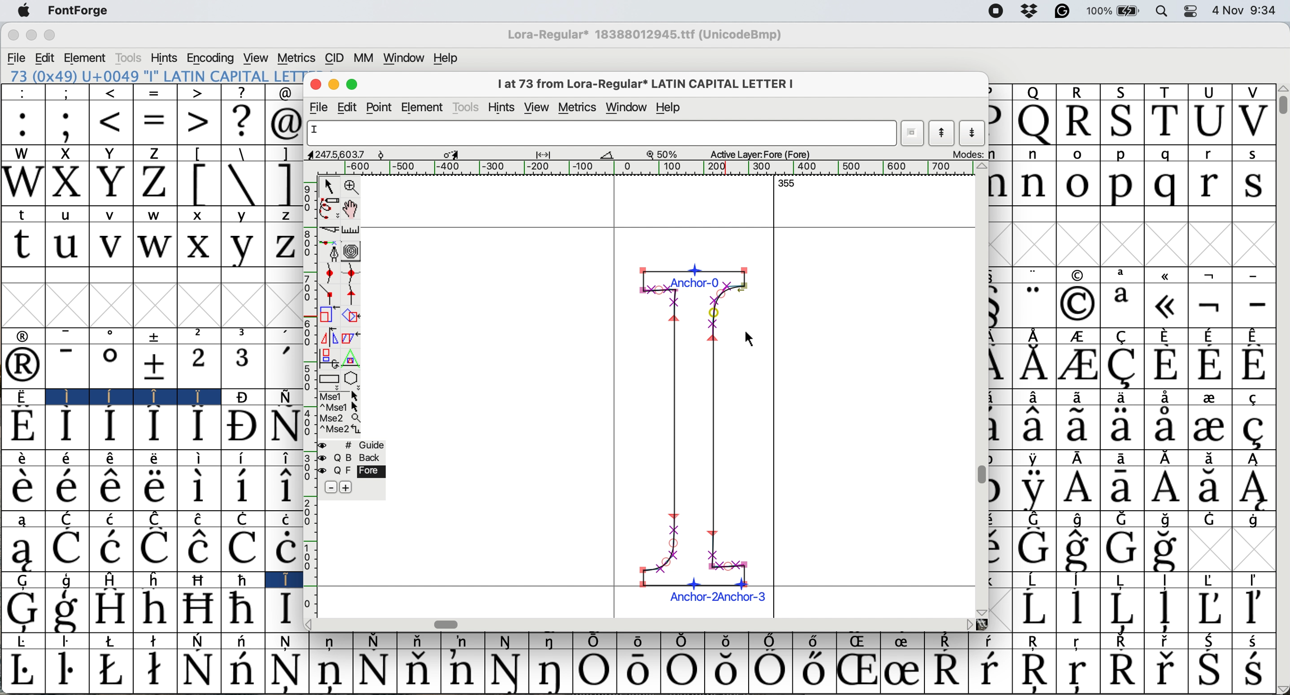 Image resolution: width=1290 pixels, height=695 pixels. I want to click on w, so click(158, 216).